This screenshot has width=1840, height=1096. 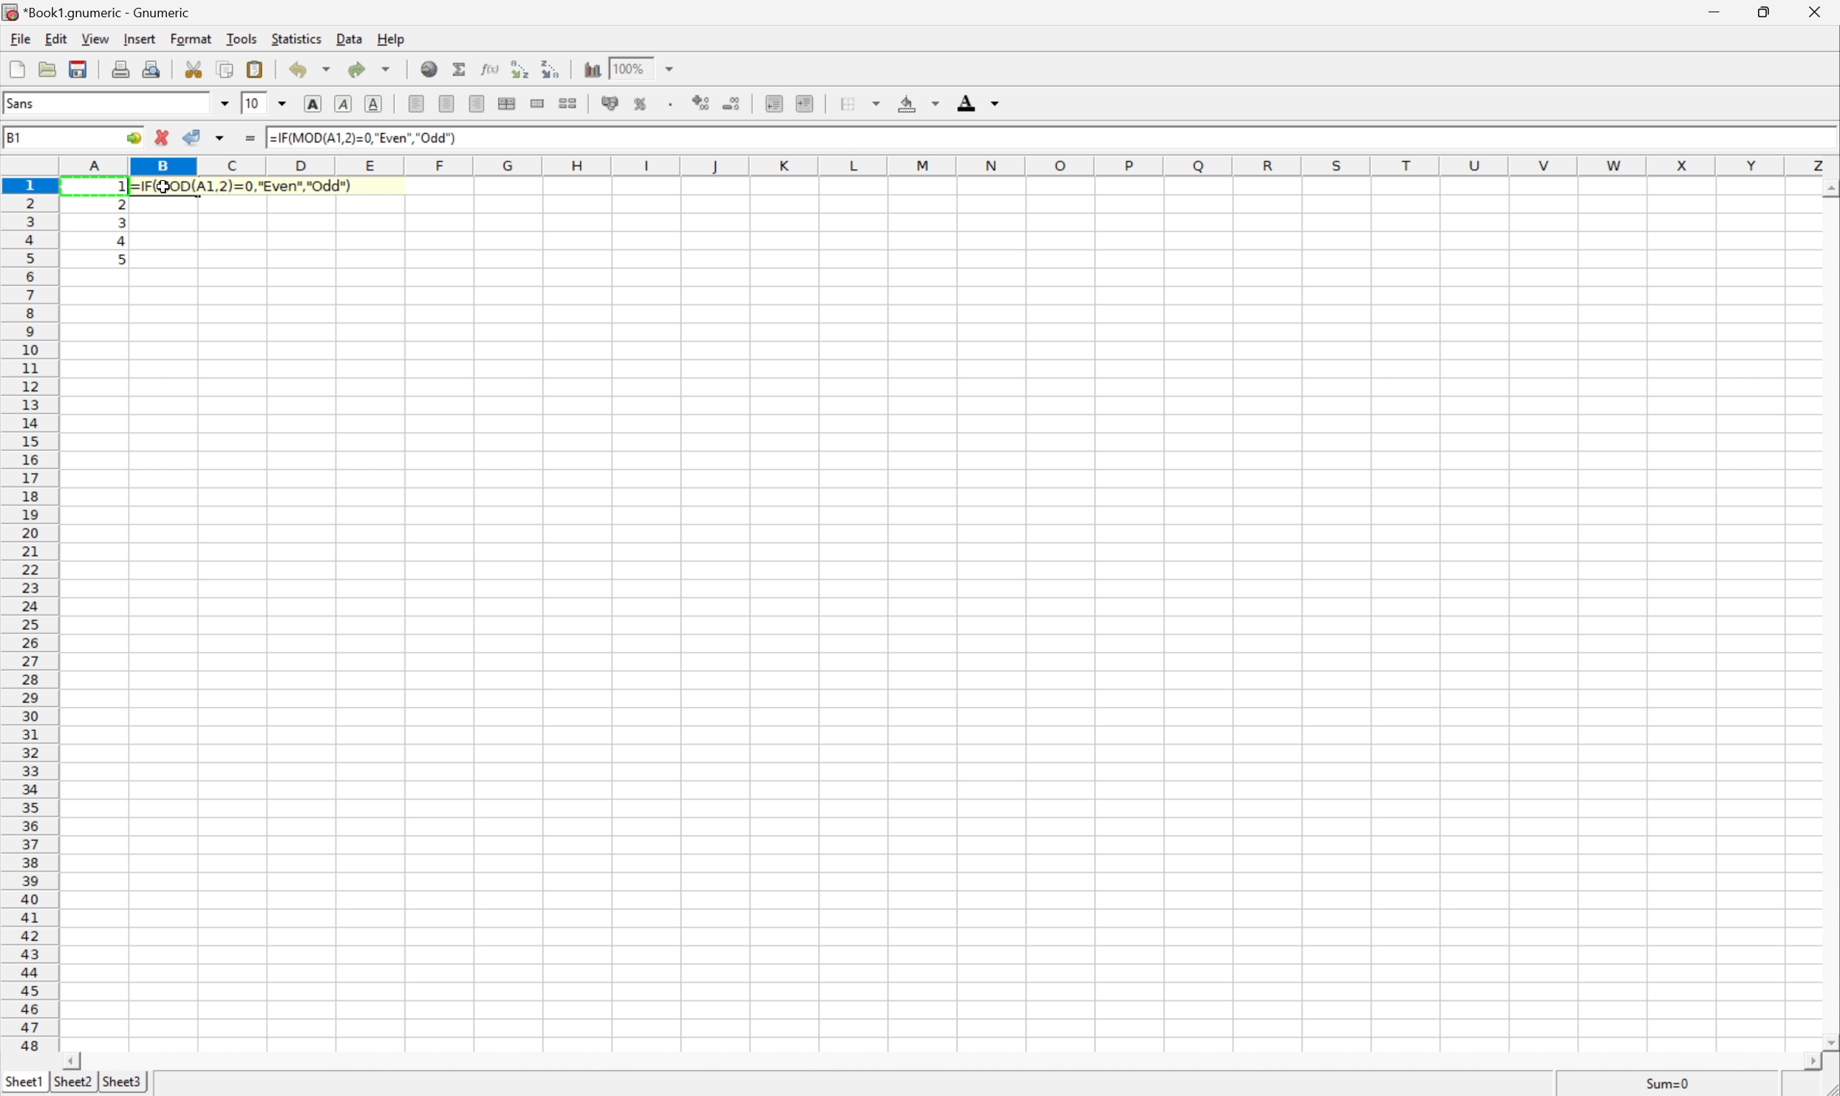 What do you see at coordinates (1815, 10) in the screenshot?
I see `Close` at bounding box center [1815, 10].